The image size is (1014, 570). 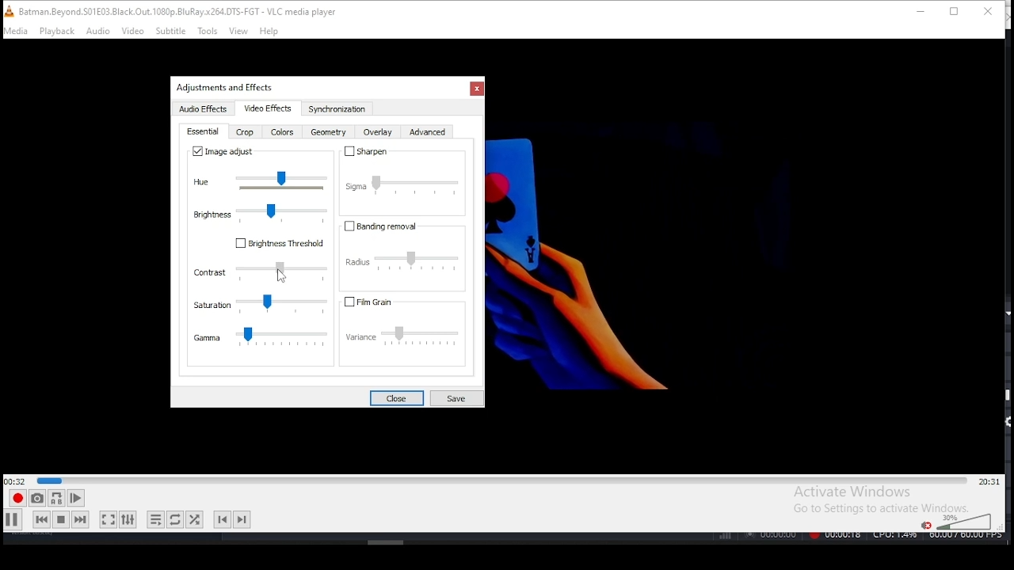 I want to click on essential, so click(x=204, y=132).